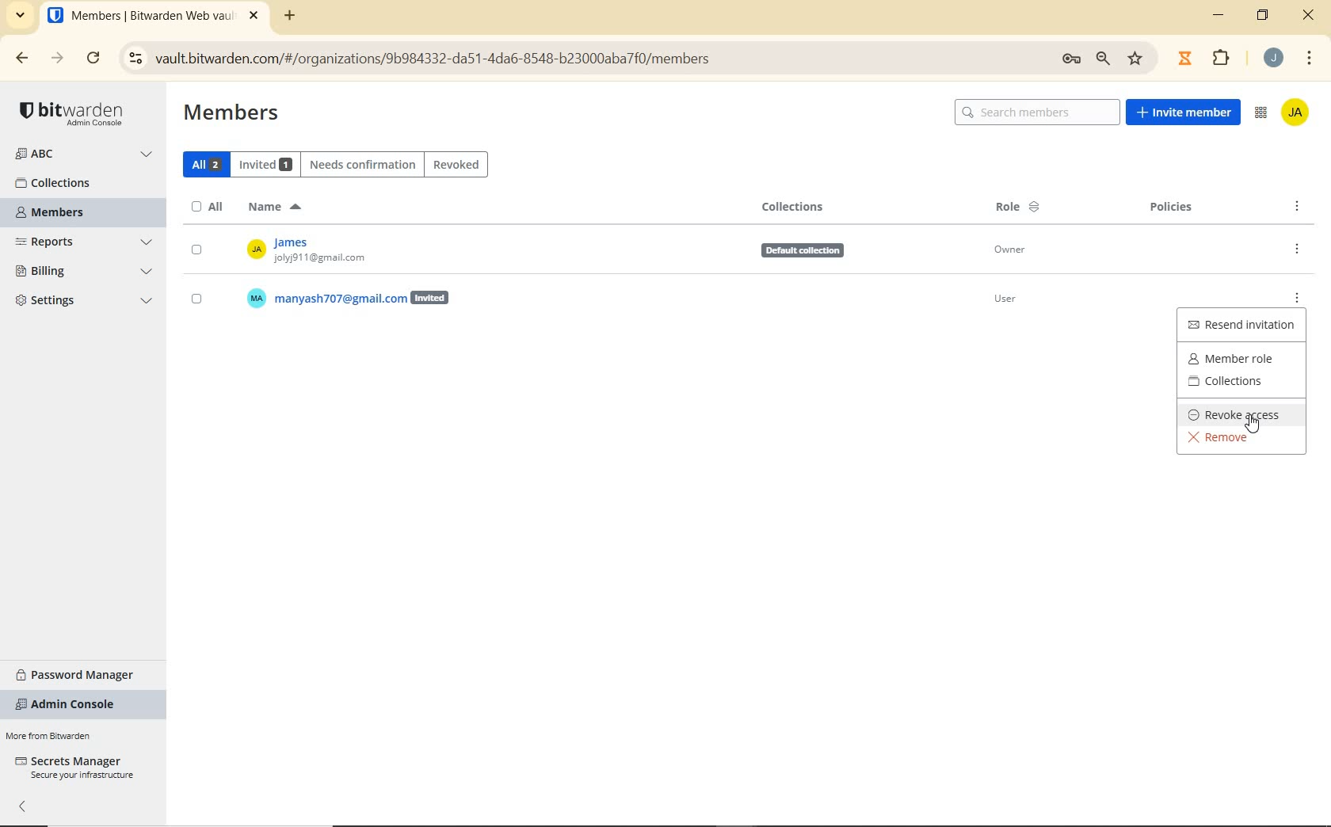 This screenshot has width=1331, height=827. I want to click on , so click(208, 207).